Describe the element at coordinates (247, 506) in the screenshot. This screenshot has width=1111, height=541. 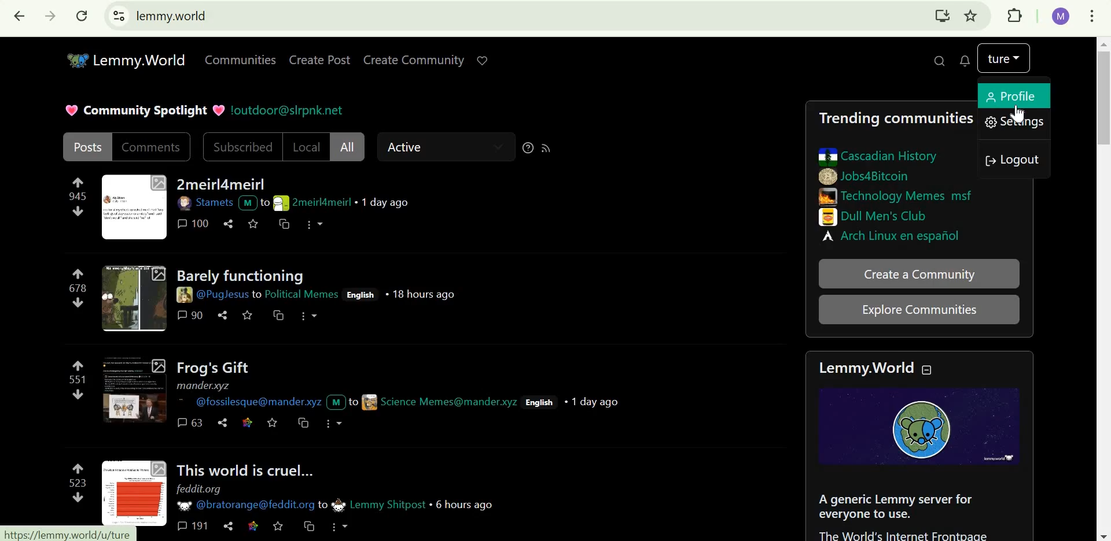
I see `user ID` at that location.